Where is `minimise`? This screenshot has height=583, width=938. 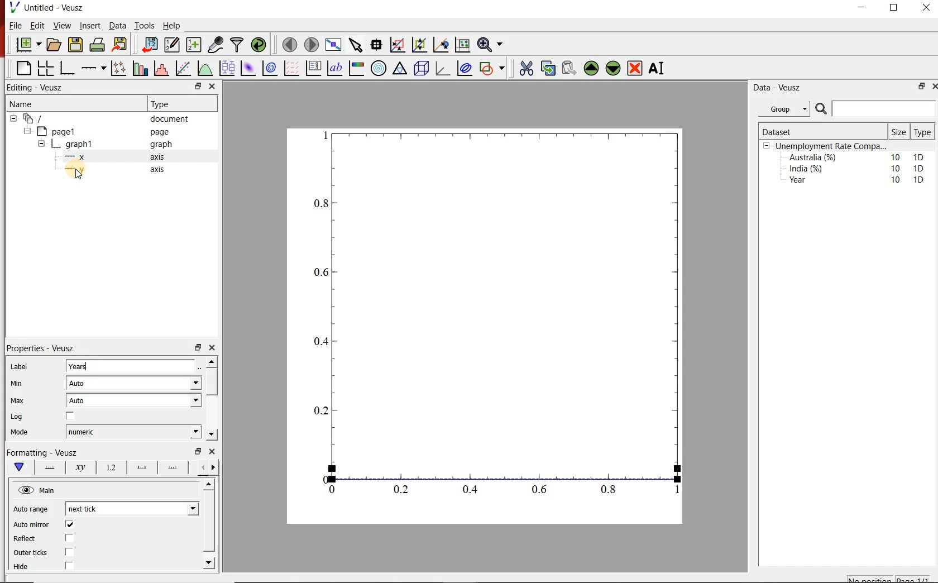
minimise is located at coordinates (198, 347).